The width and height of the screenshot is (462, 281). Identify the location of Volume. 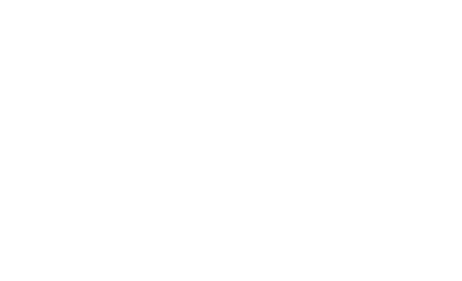
(244, 212).